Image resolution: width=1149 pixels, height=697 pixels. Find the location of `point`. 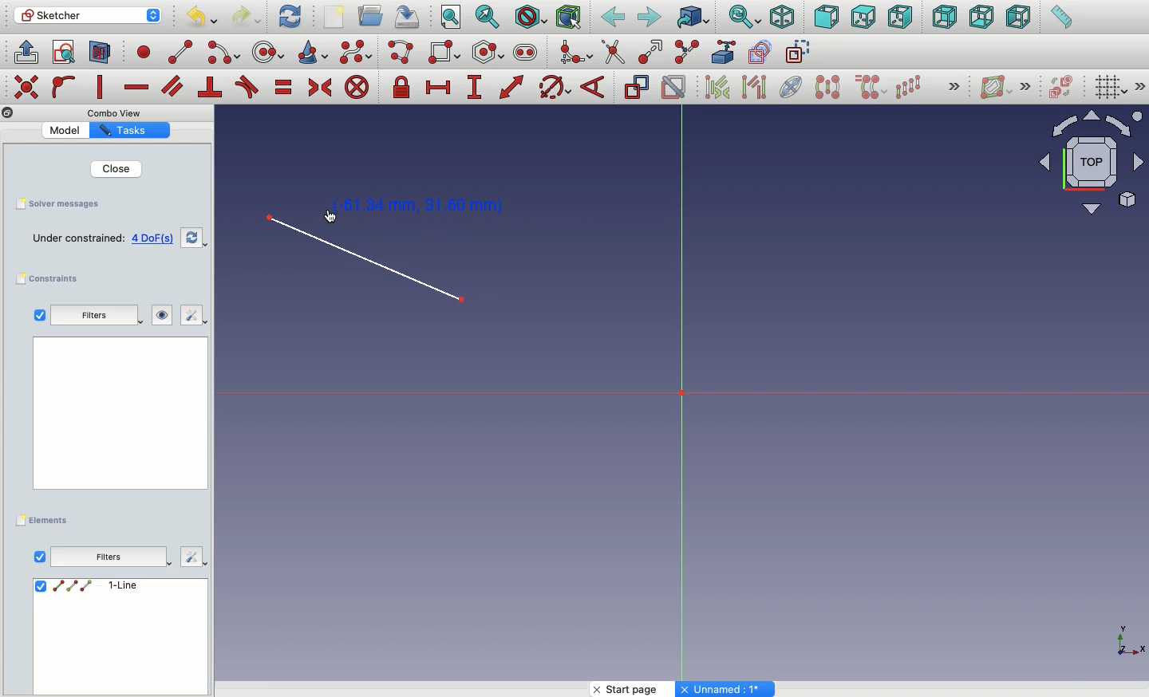

point is located at coordinates (145, 54).